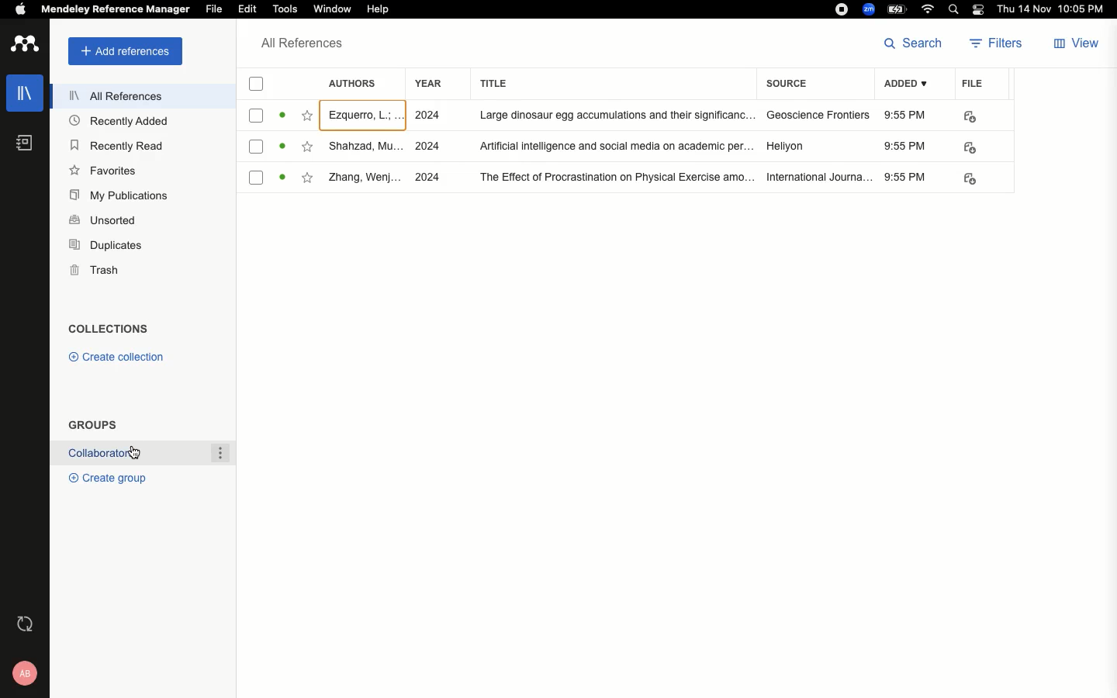 This screenshot has width=1117, height=698. What do you see at coordinates (306, 115) in the screenshot?
I see `Favorite` at bounding box center [306, 115].